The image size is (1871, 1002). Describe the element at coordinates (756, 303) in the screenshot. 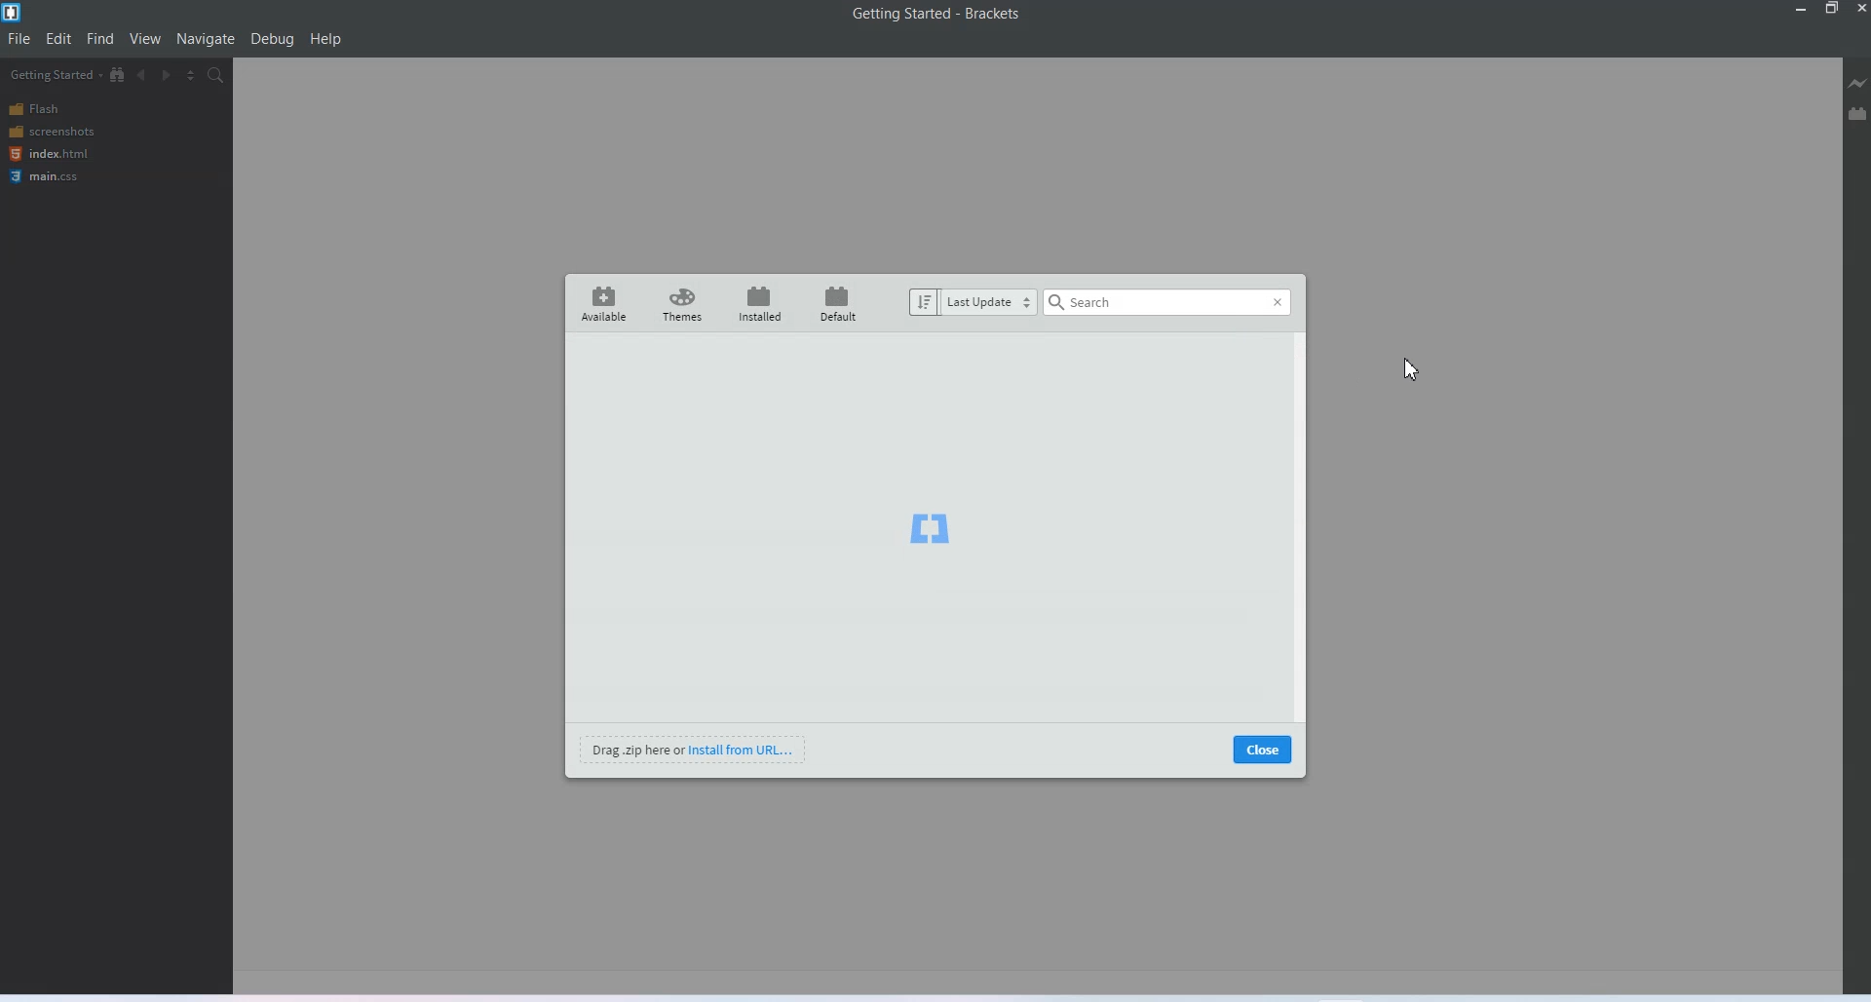

I see `Installed` at that location.